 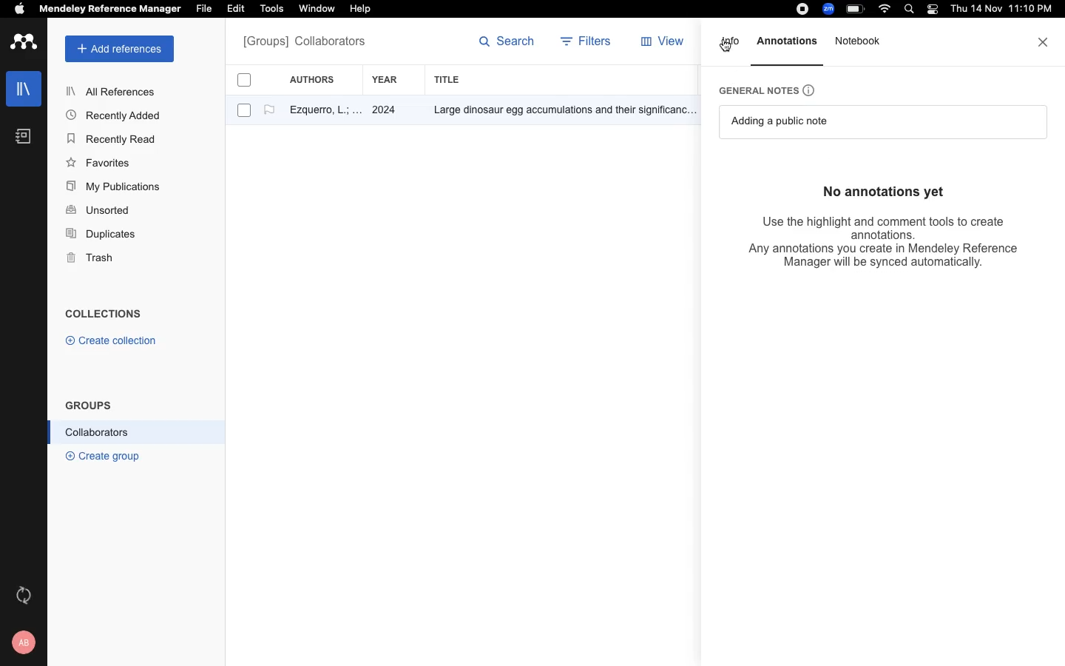 What do you see at coordinates (26, 642) in the screenshot?
I see `profile` at bounding box center [26, 642].